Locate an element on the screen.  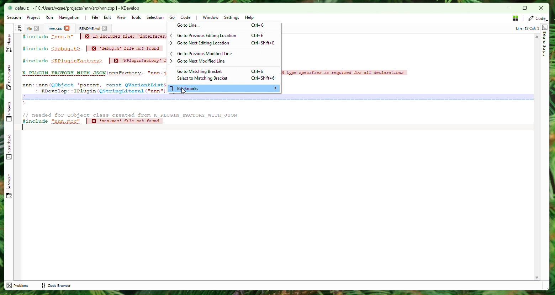
External Scripts is located at coordinates (545, 42).